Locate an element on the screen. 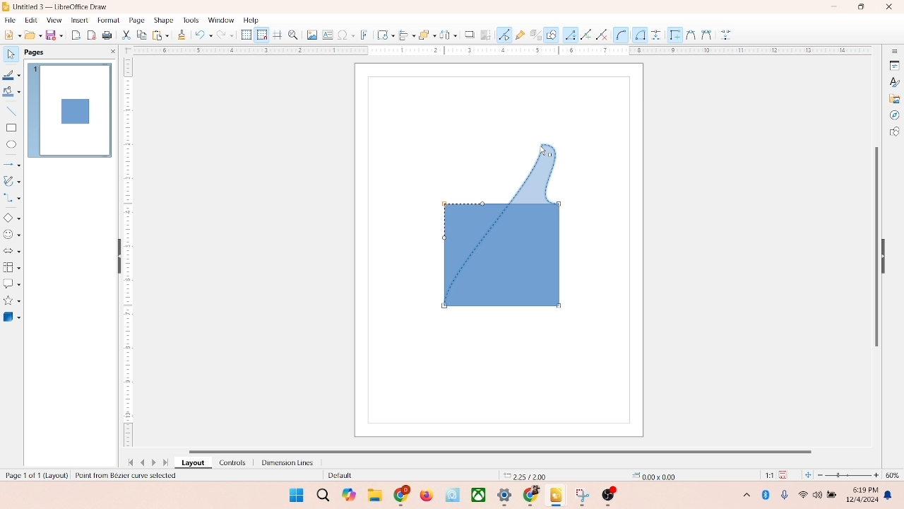 The width and height of the screenshot is (904, 509). dimension lines is located at coordinates (284, 462).